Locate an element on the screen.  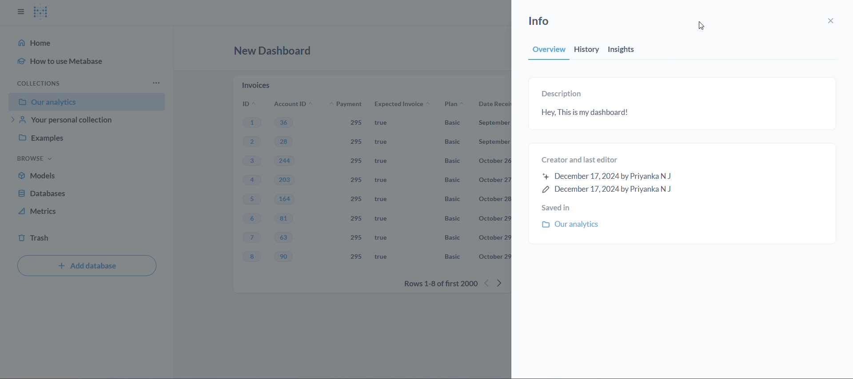
more  is located at coordinates (159, 82).